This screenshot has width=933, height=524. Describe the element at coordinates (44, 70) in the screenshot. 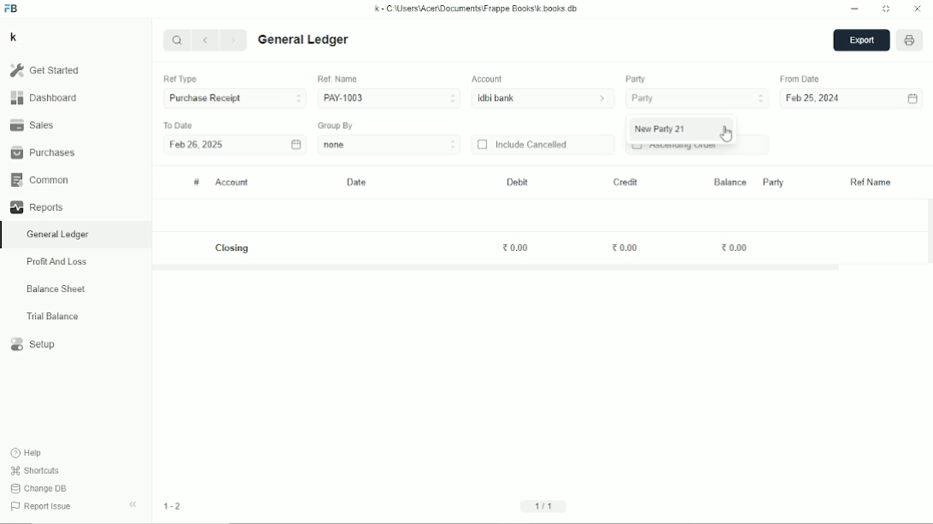

I see `Get started` at that location.